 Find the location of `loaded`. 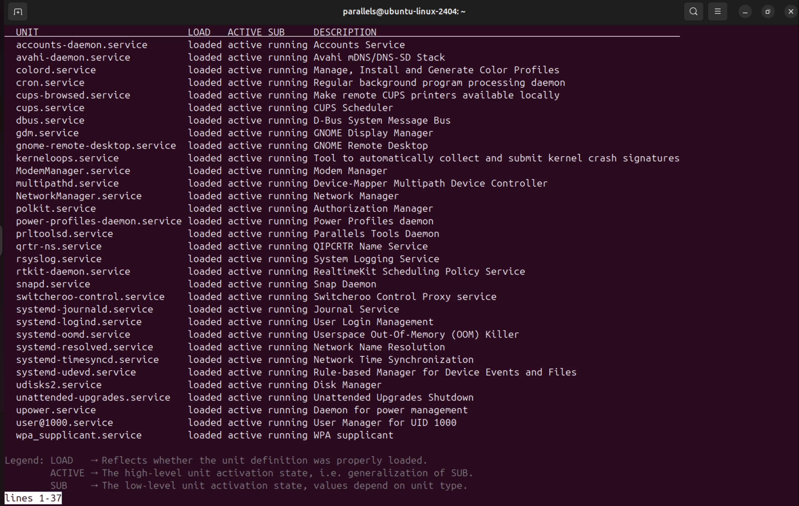

loaded is located at coordinates (204, 70).